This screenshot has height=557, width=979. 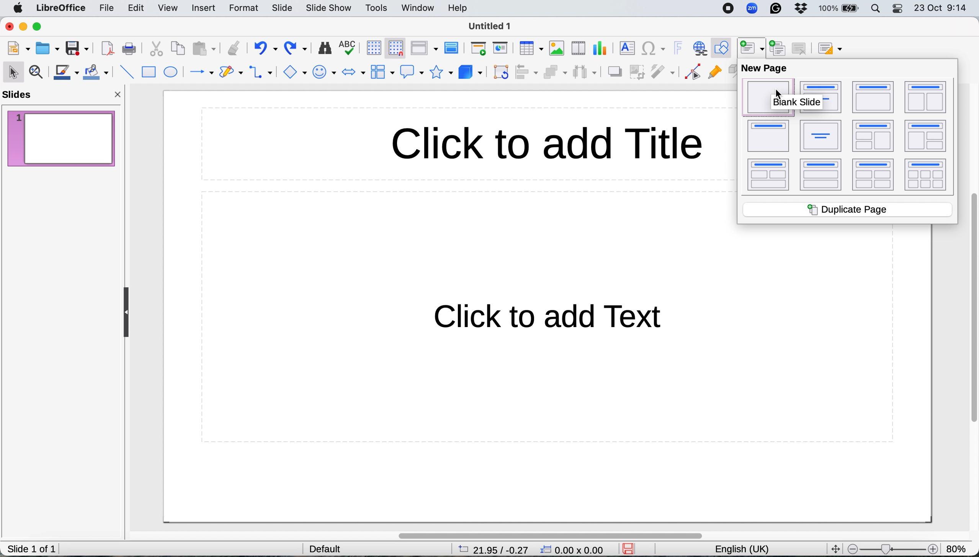 What do you see at coordinates (23, 26) in the screenshot?
I see `minimise` at bounding box center [23, 26].